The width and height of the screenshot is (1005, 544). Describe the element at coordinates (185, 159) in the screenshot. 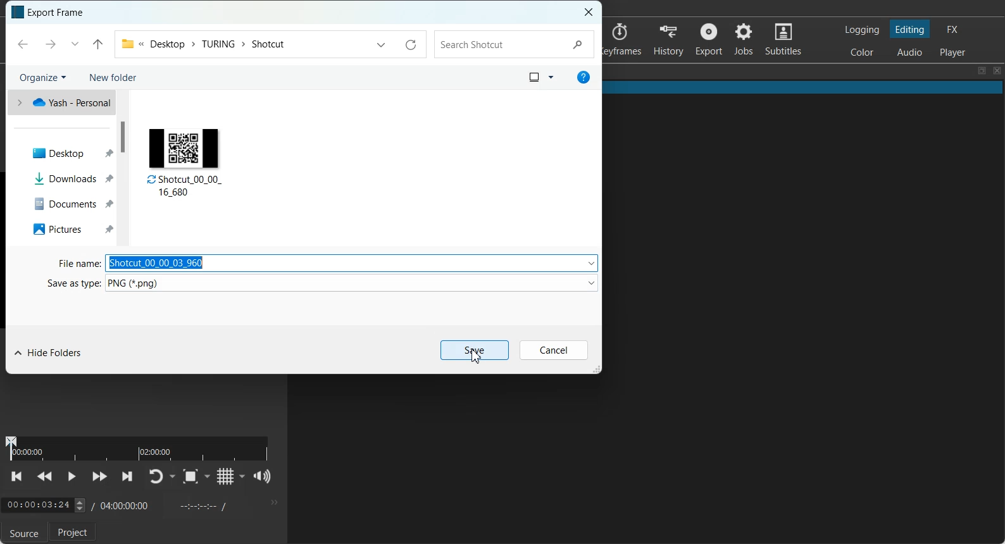

I see `File` at that location.